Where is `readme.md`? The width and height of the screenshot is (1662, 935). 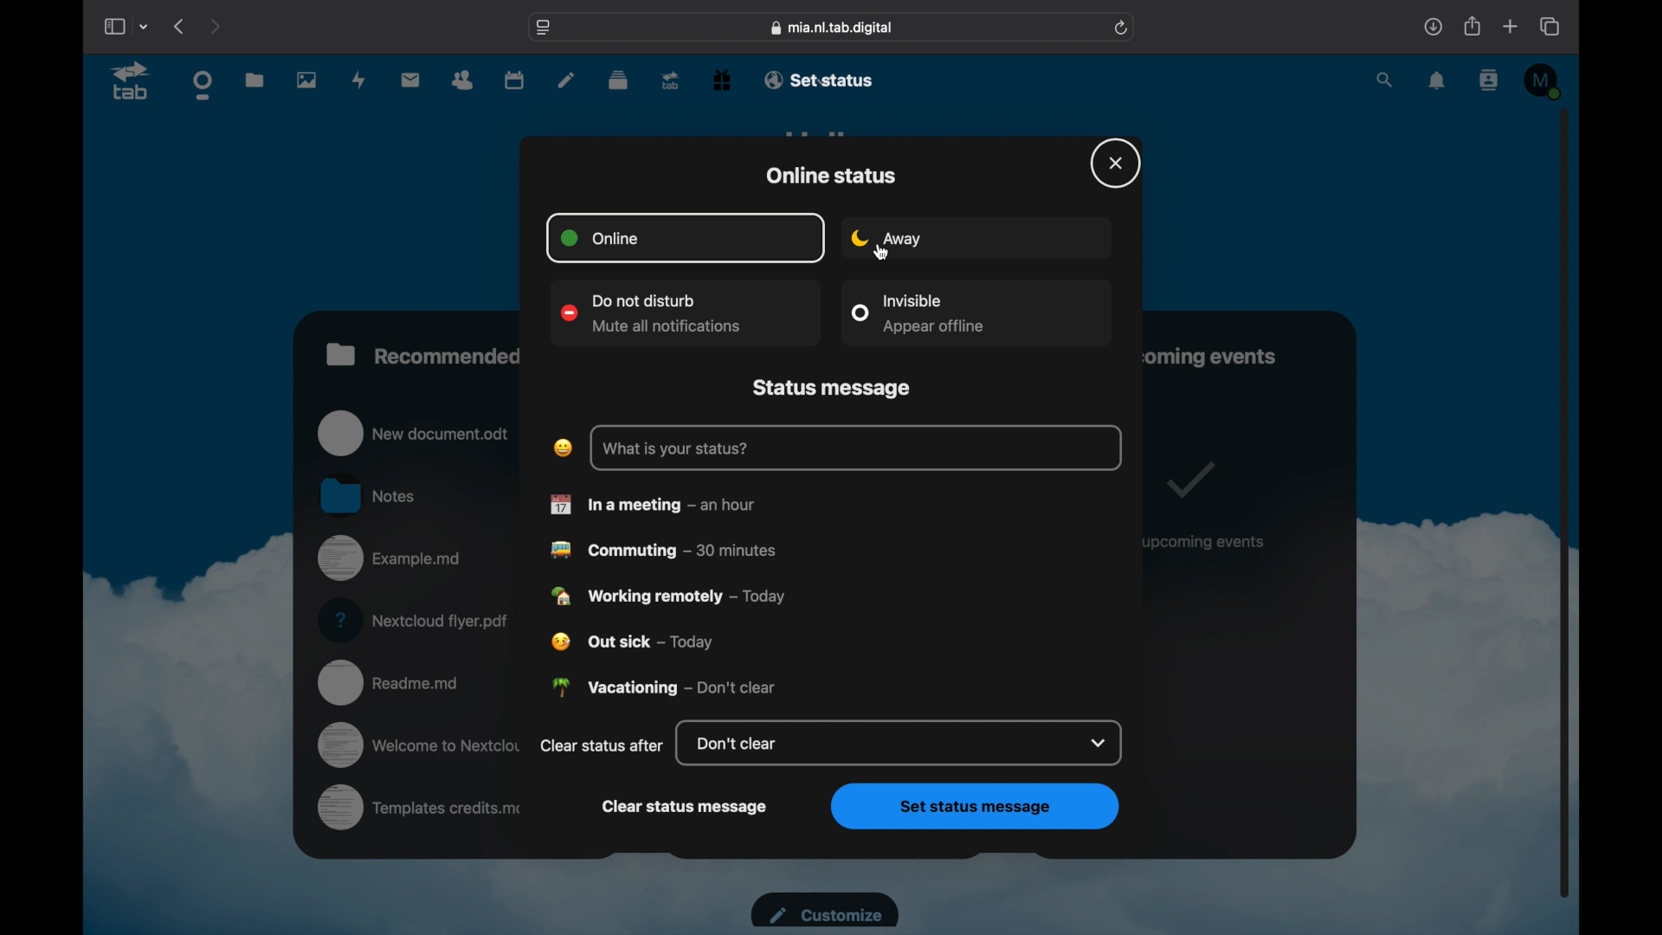 readme.md is located at coordinates (390, 680).